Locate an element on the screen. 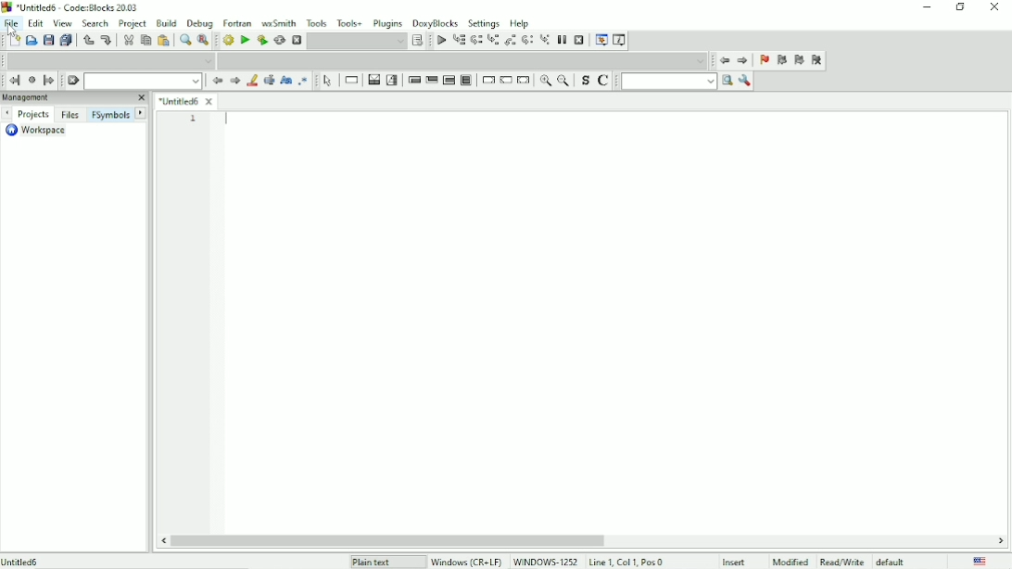 The height and width of the screenshot is (569, 1012). Toggle bookmark is located at coordinates (765, 61).